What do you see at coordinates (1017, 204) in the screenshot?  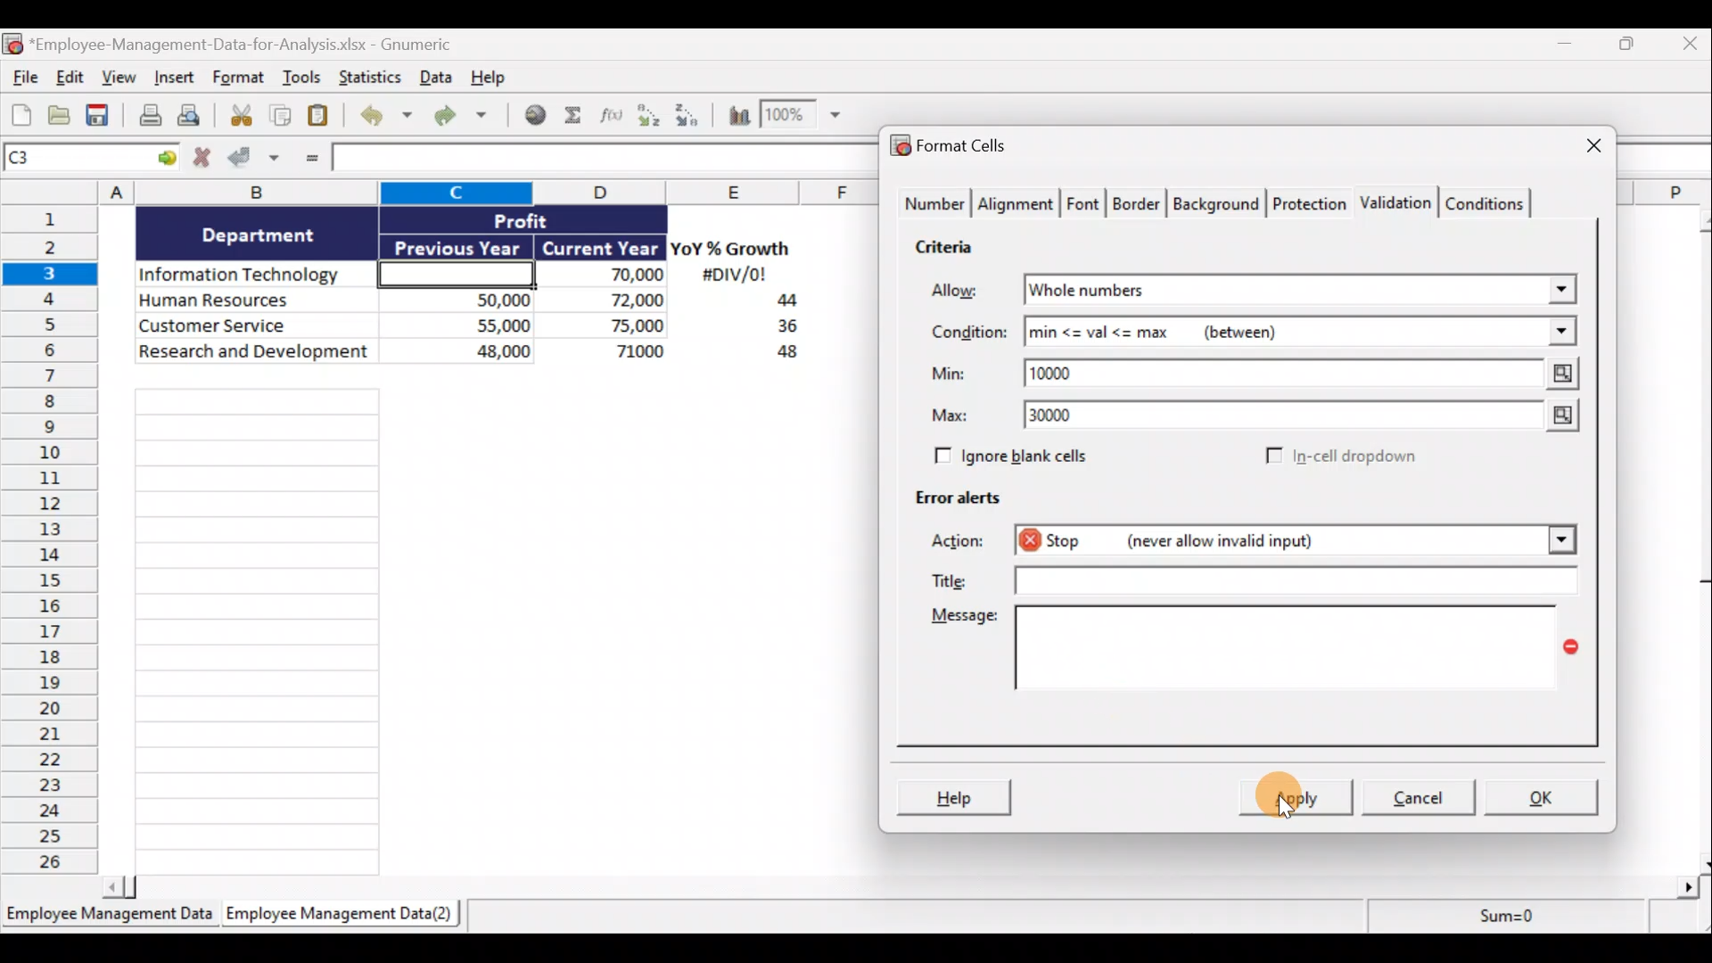 I see `Alignment` at bounding box center [1017, 204].